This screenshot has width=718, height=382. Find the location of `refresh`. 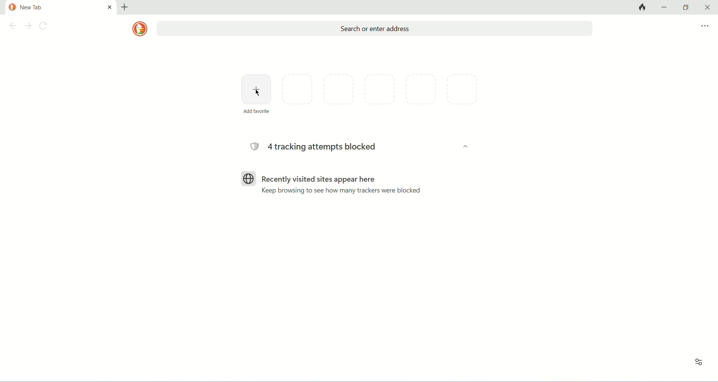

refresh is located at coordinates (45, 27).